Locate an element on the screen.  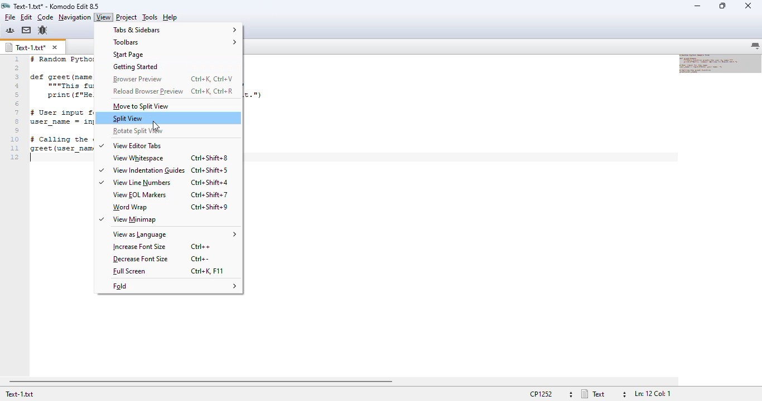
cursor is located at coordinates (156, 126).